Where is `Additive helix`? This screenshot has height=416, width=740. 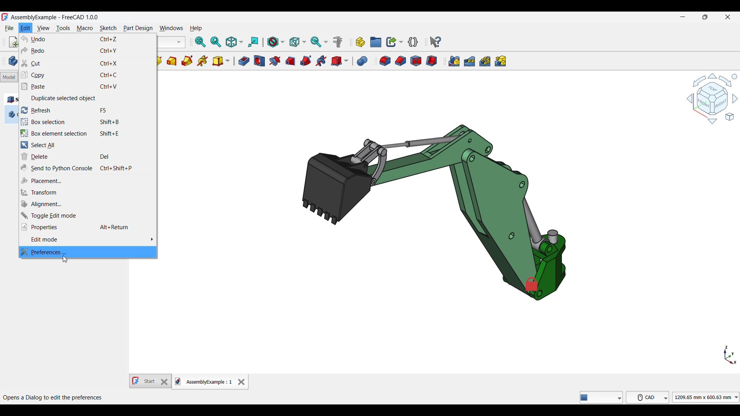
Additive helix is located at coordinates (202, 61).